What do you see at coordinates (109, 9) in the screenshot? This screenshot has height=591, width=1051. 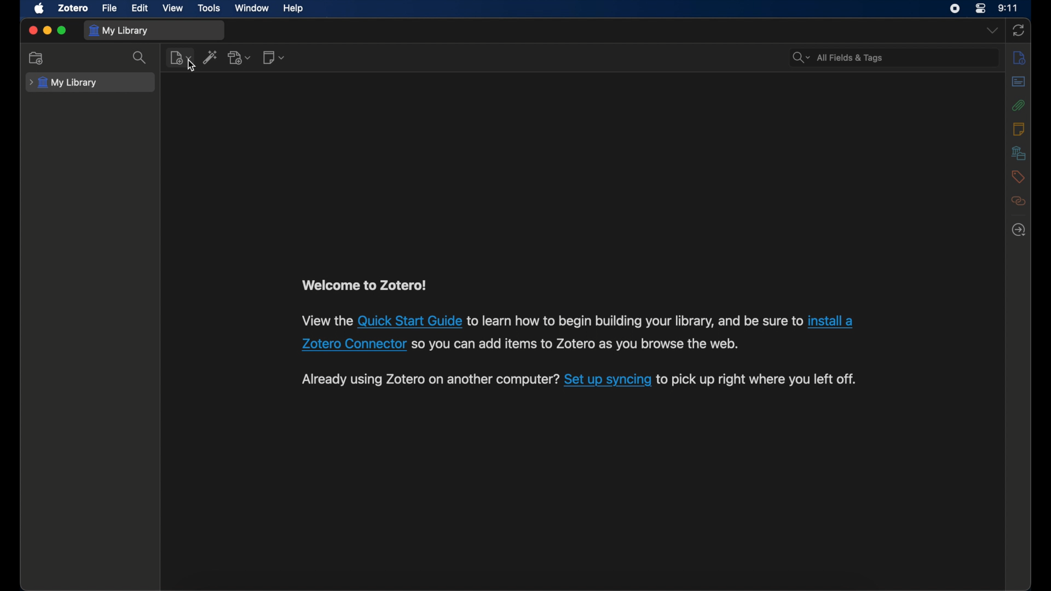 I see `file` at bounding box center [109, 9].